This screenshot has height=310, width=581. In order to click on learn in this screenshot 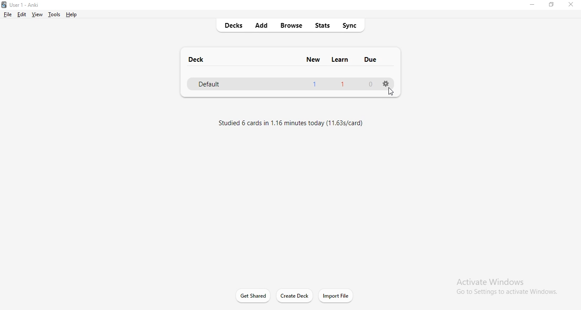, I will do `click(339, 60)`.